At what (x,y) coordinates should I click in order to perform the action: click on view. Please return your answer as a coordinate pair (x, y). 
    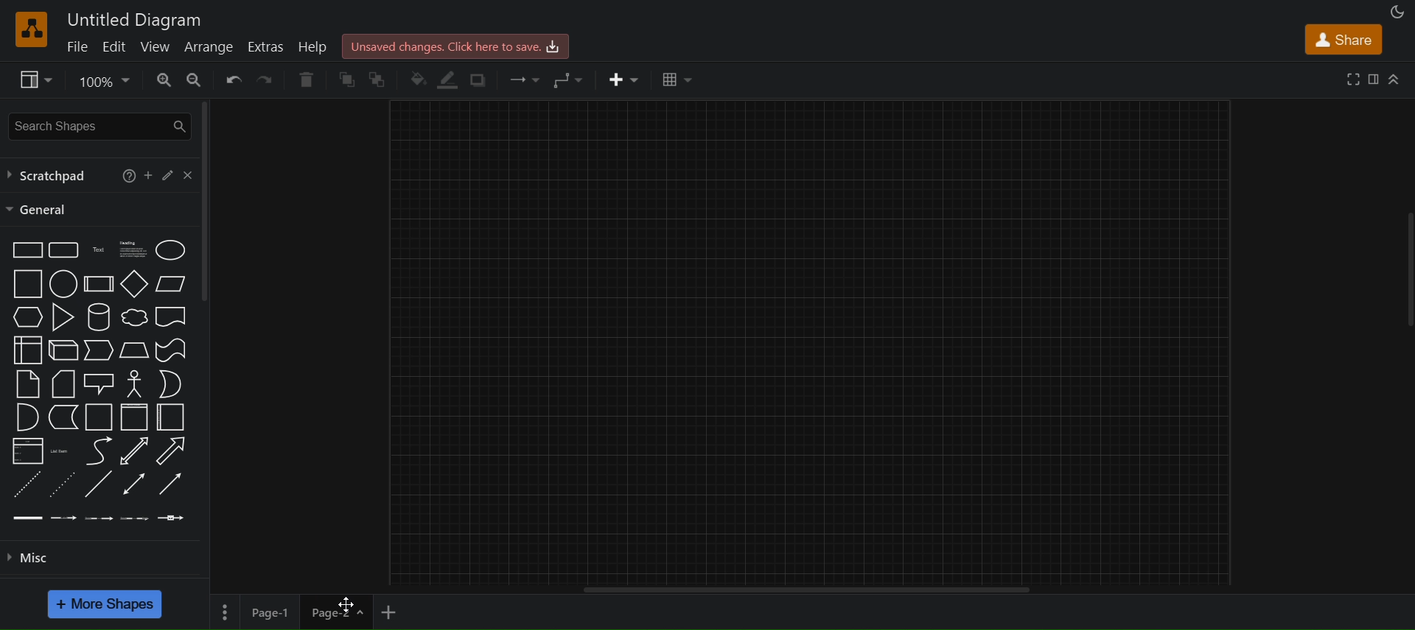
    Looking at the image, I should click on (156, 46).